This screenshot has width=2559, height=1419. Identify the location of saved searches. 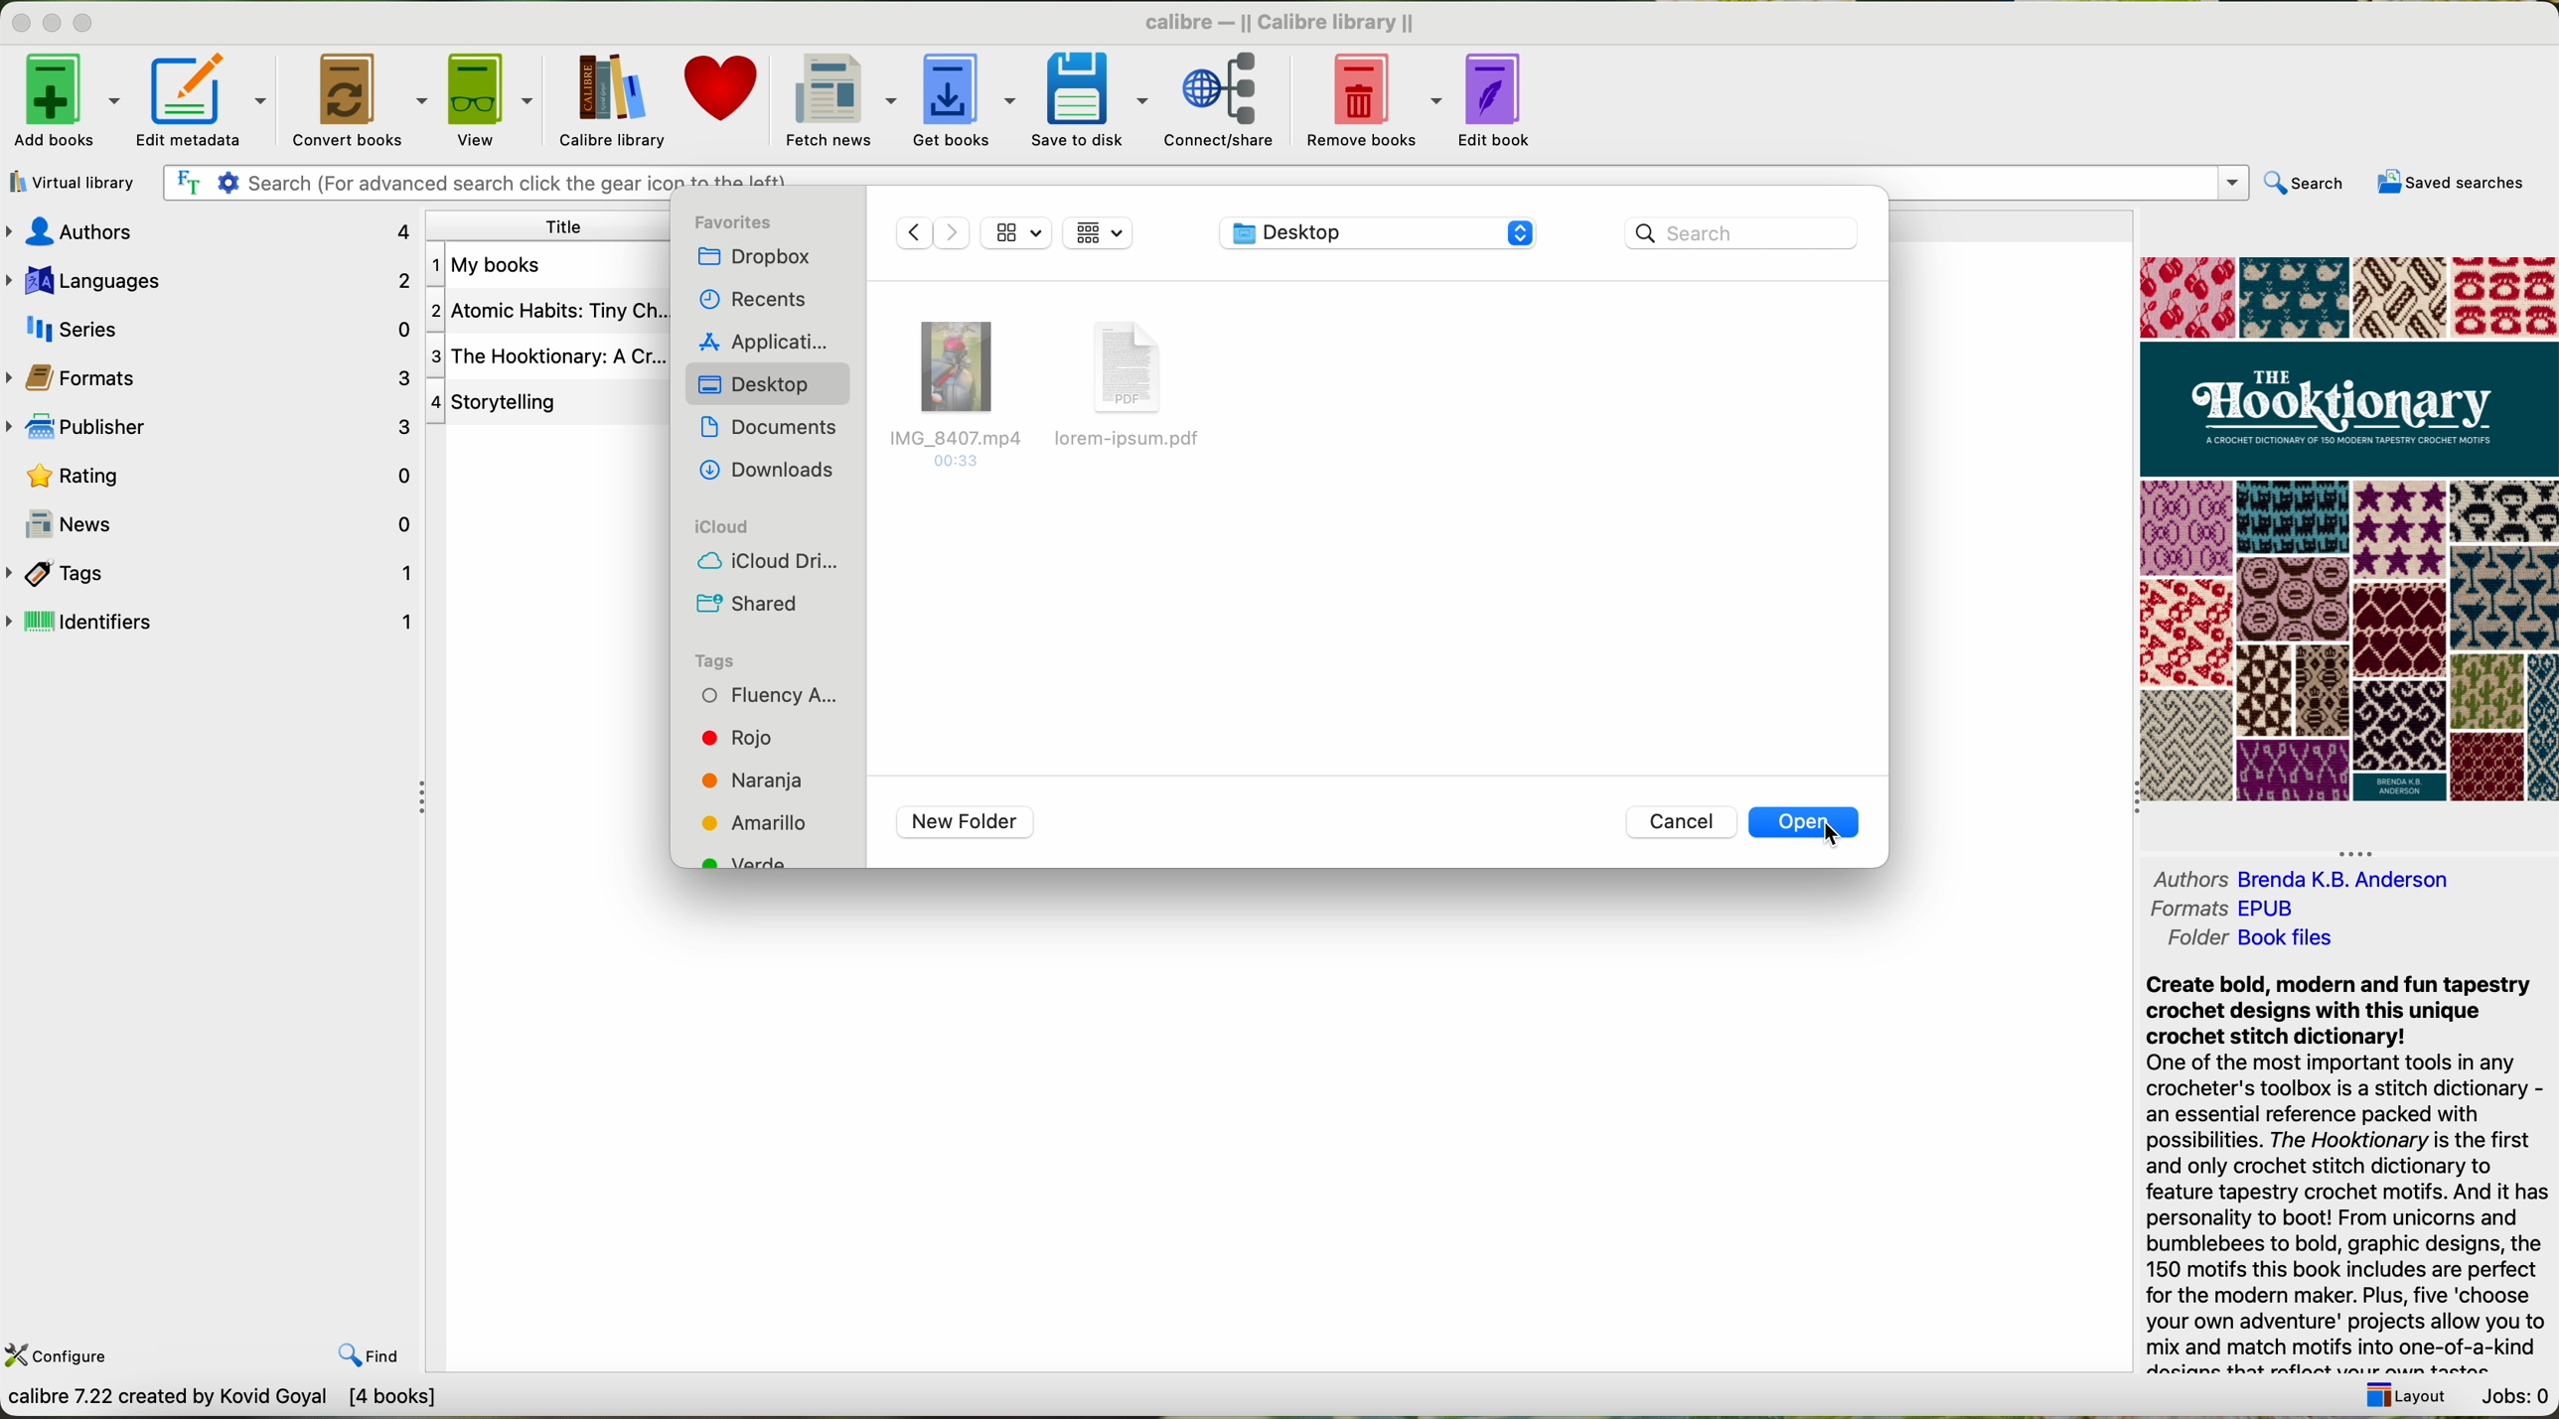
(2450, 185).